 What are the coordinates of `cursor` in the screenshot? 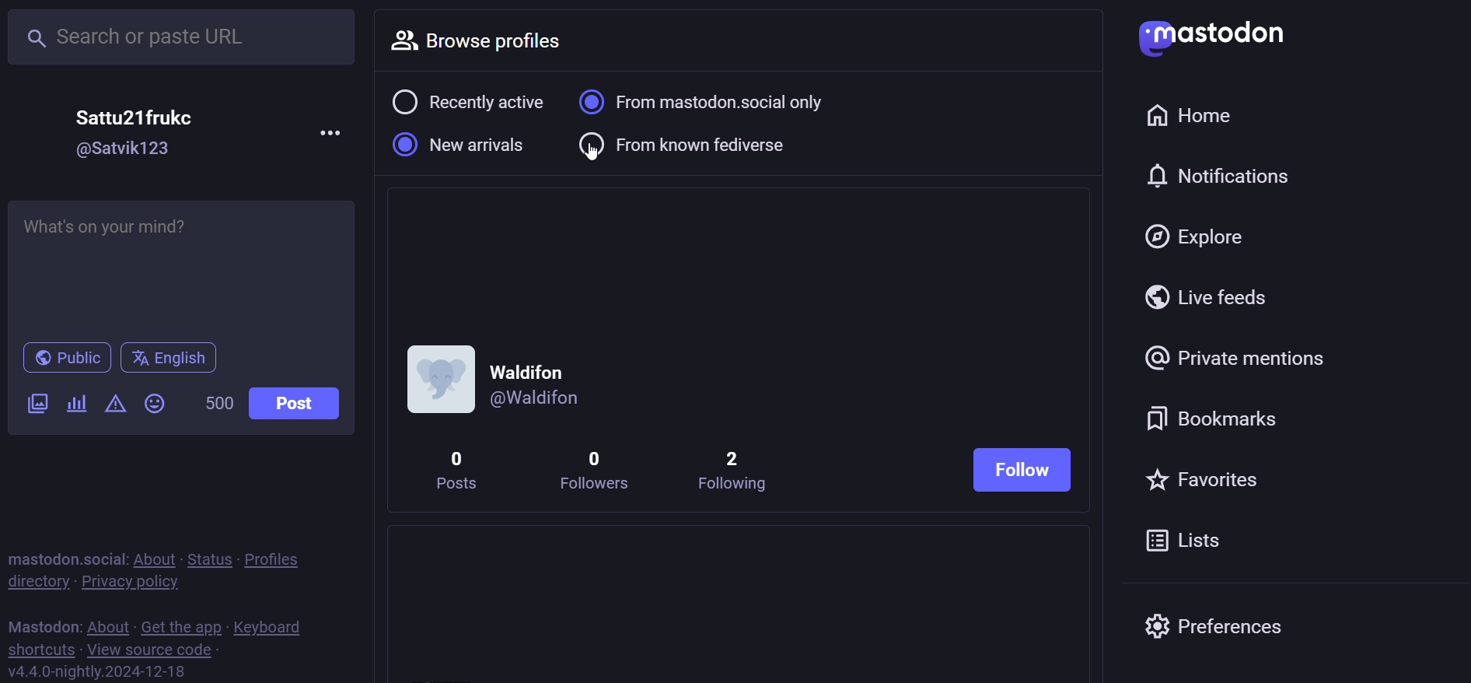 It's located at (604, 160).